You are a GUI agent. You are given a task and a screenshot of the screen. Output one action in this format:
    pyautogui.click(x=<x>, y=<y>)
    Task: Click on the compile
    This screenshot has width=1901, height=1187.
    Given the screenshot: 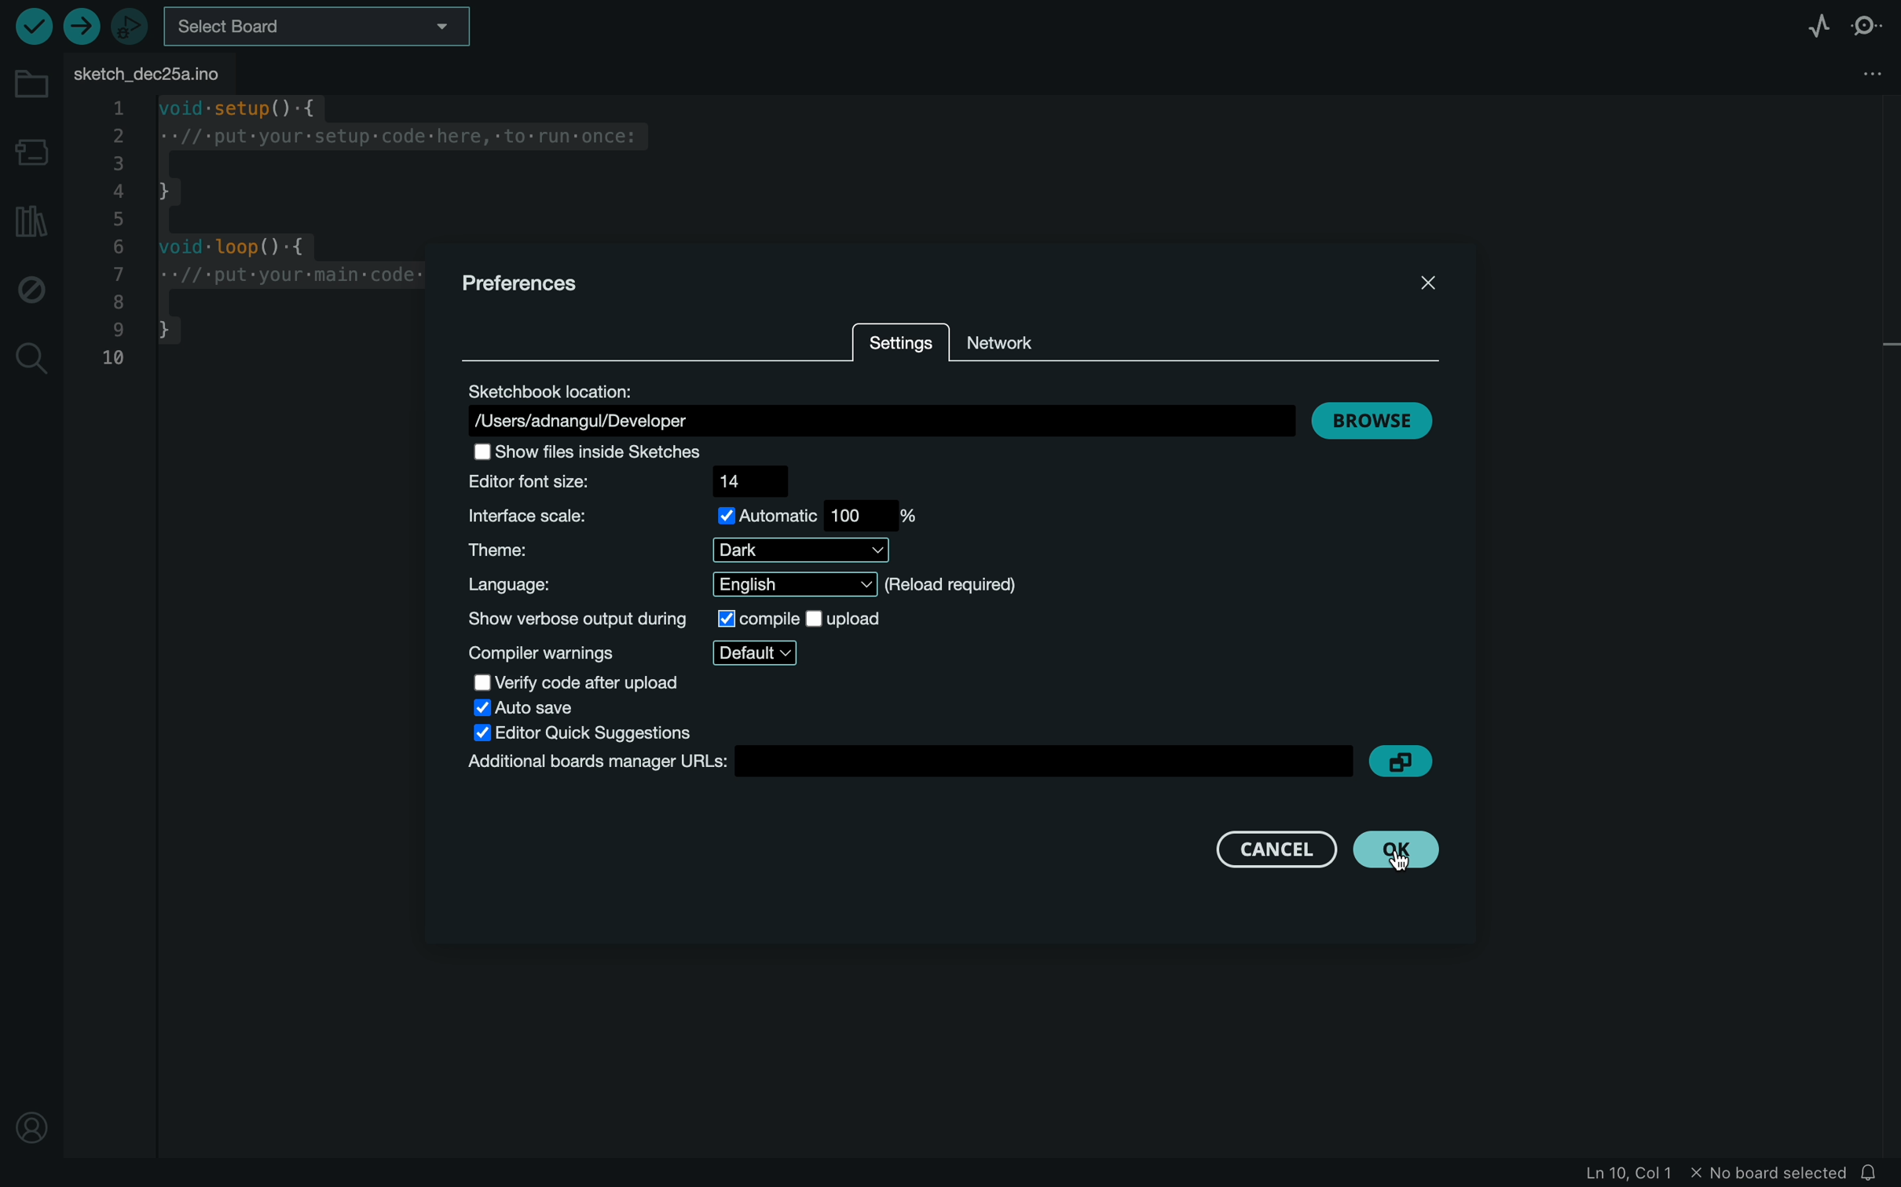 What is the action you would take?
    pyautogui.click(x=753, y=617)
    